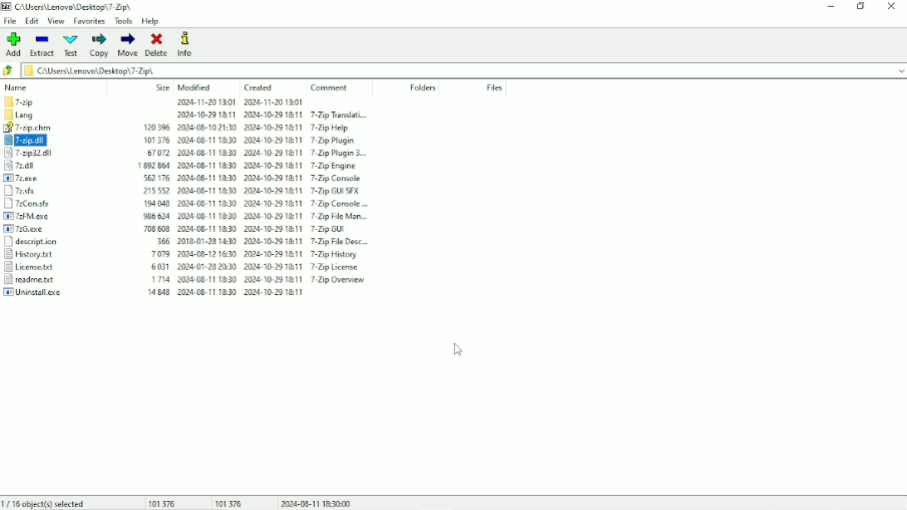  I want to click on Date and Time, so click(316, 503).